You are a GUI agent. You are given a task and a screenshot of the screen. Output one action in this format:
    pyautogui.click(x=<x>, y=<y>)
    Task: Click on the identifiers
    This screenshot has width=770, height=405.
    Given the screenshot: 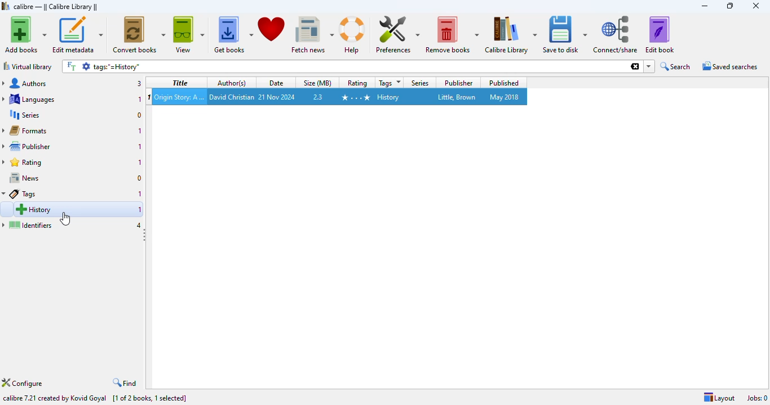 What is the action you would take?
    pyautogui.click(x=28, y=225)
    